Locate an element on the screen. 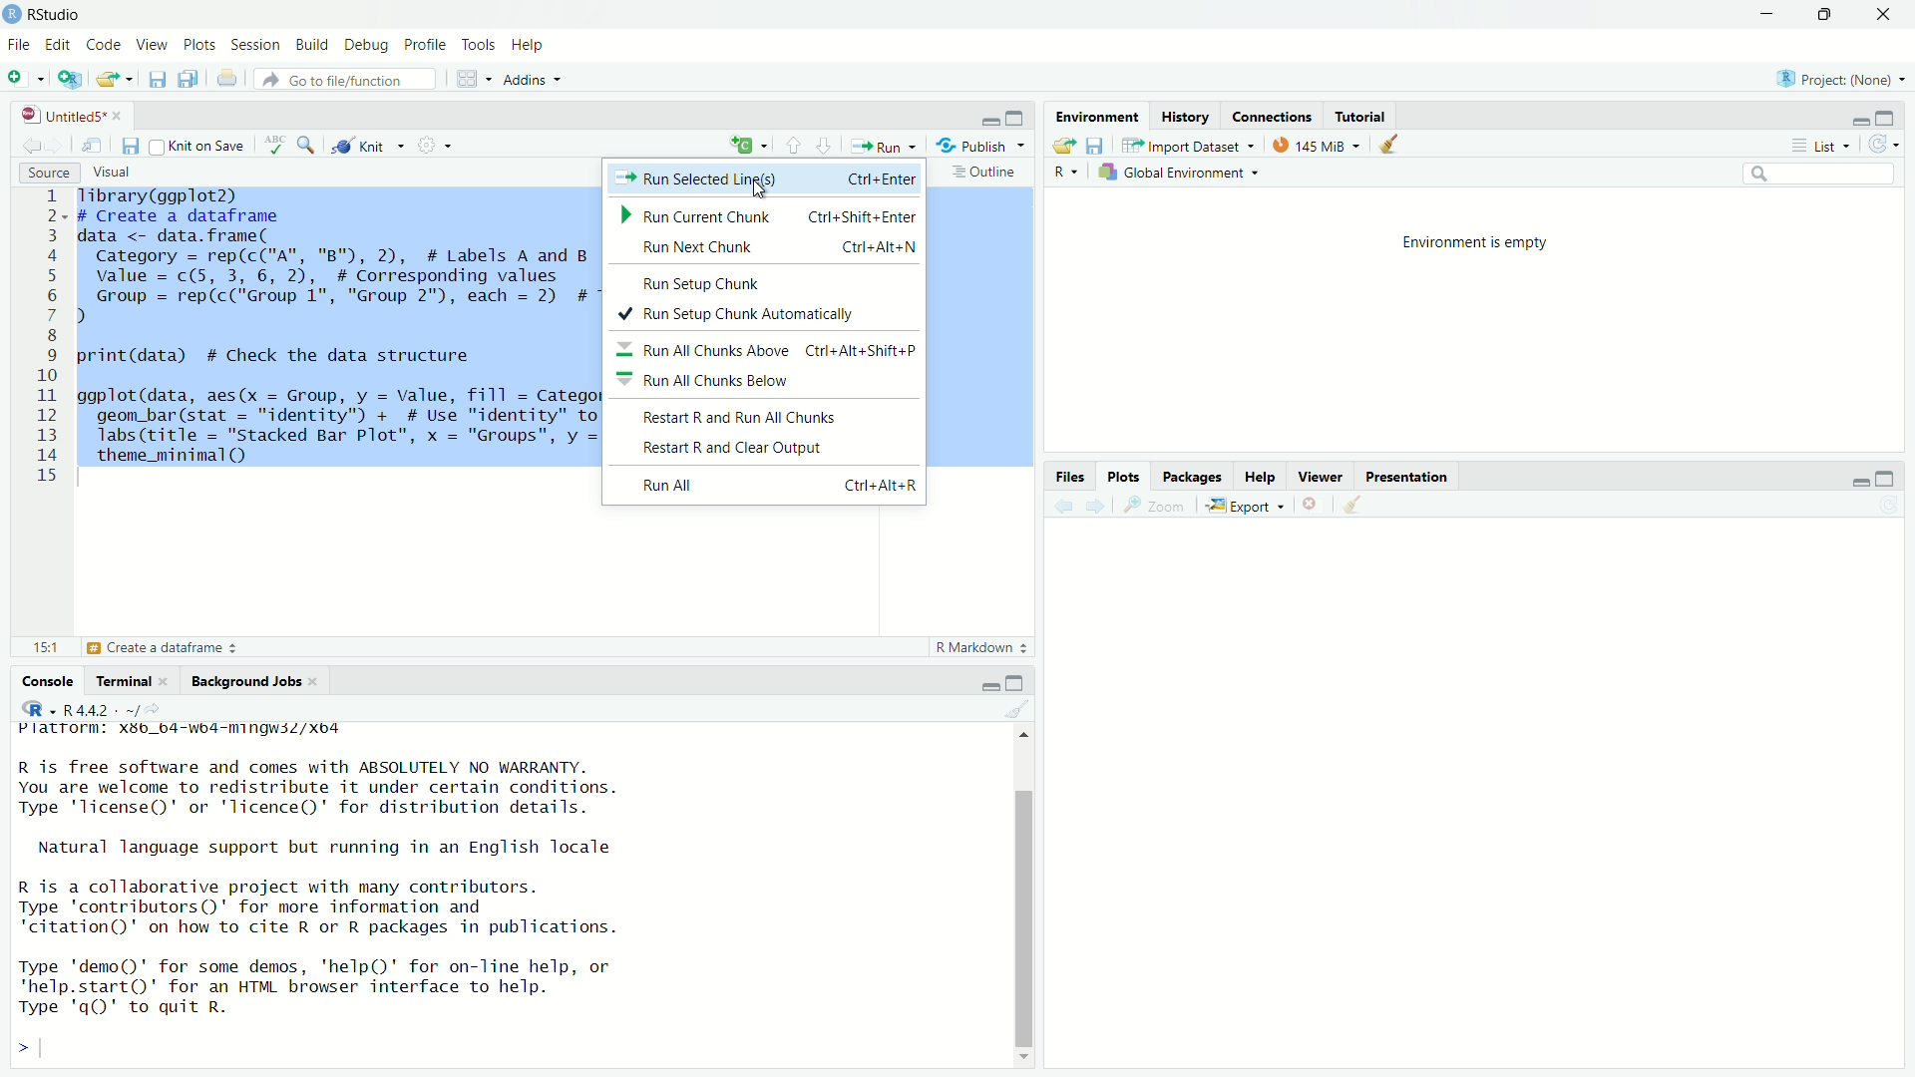 The width and height of the screenshot is (1915, 1077). R is free software and comes with ABSOLUTELY NO WARRANTY.

You are welcome to redistribute it under certain conditions.

Type "license" or 'licence()' for distribution details.
Natural language support but running in an English locale

R is a collaborative project with many contributors.

Type 'contributors()' for more information and

'citation()' on how to cite R or R packages in publications.

Type 'demo()' for some demos, 'help()' for on-line help, or

*help.start()' for an HTML browser interface to help.

Type 'gQ' to quit R.

> is located at coordinates (358, 912).